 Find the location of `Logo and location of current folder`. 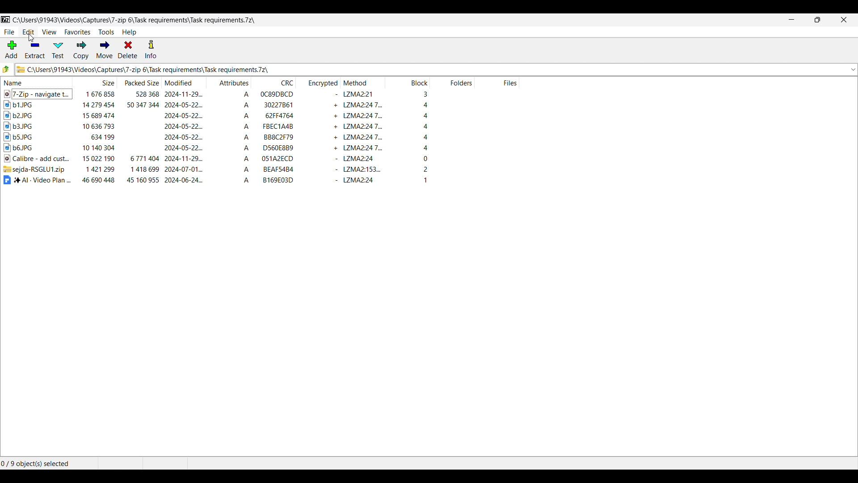

Logo and location of current folder is located at coordinates (431, 69).